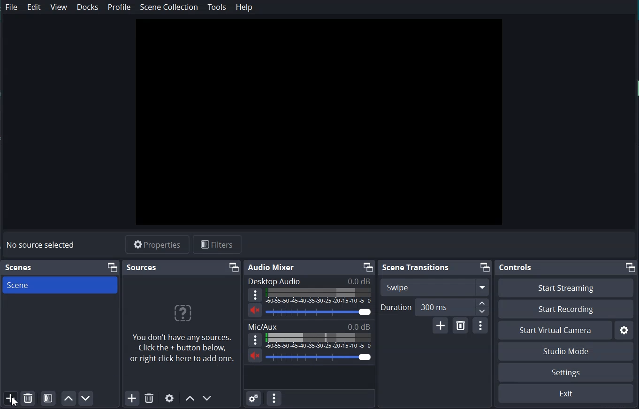 The image size is (639, 409). Describe the element at coordinates (319, 311) in the screenshot. I see `Volume Adjuster` at that location.